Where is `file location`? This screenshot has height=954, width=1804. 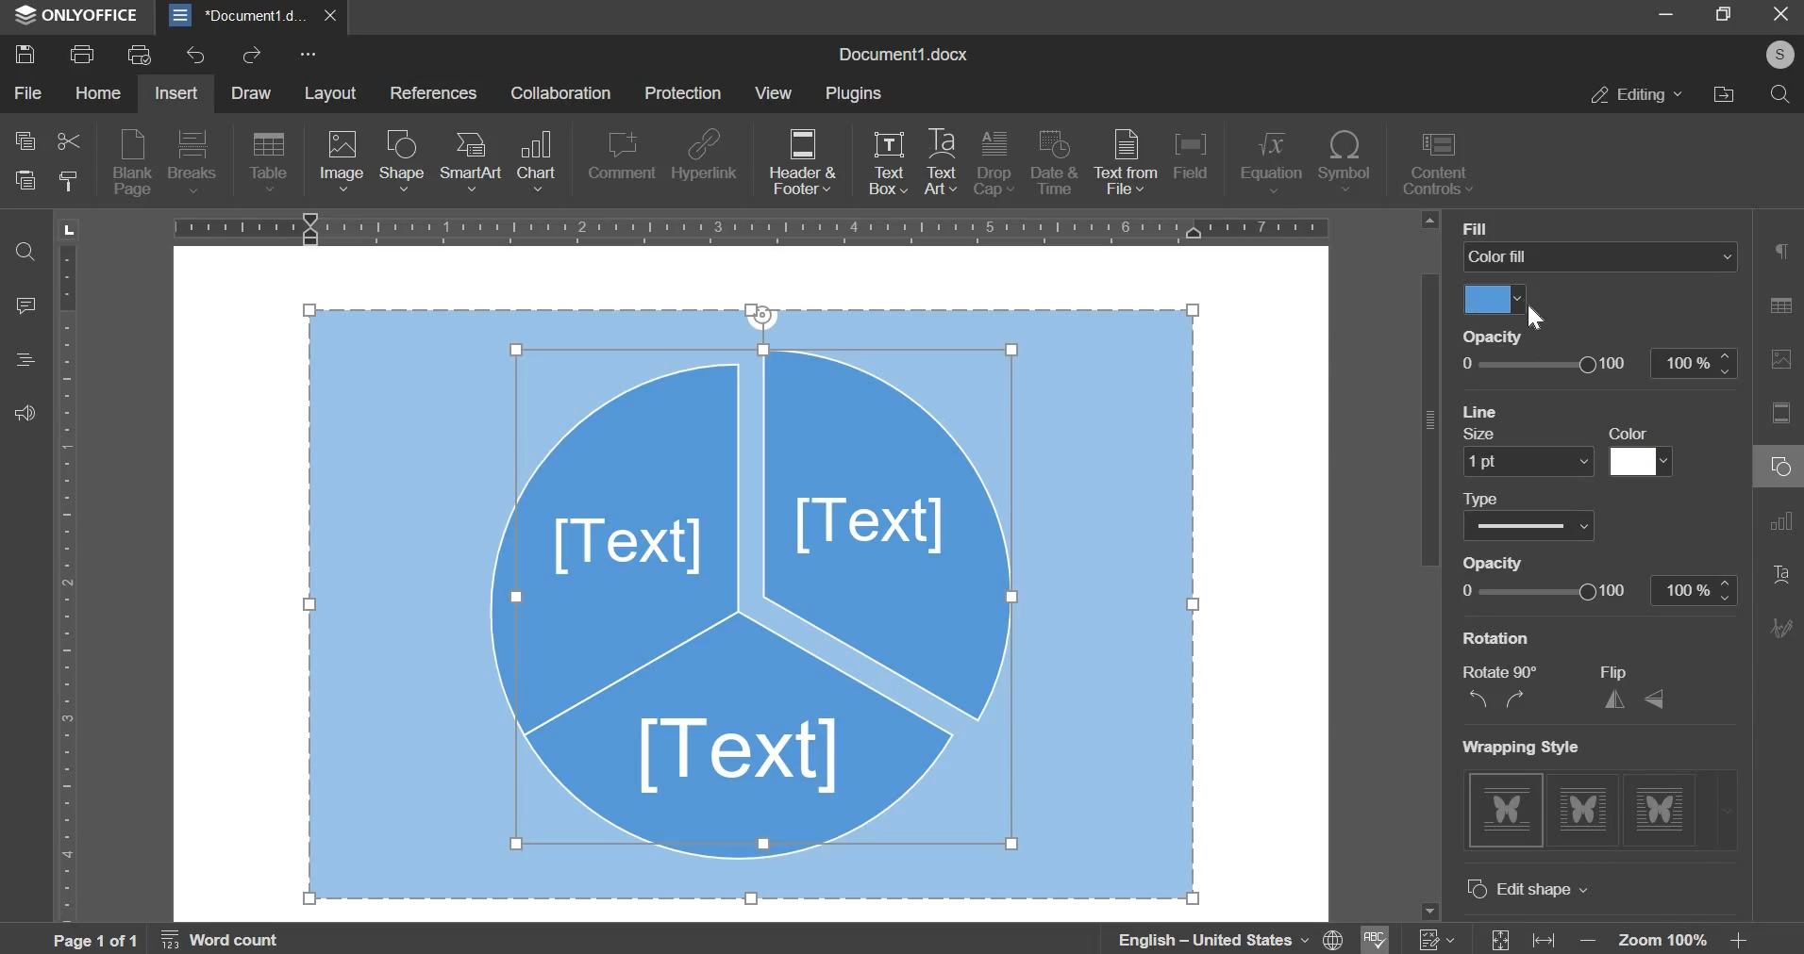 file location is located at coordinates (1724, 93).